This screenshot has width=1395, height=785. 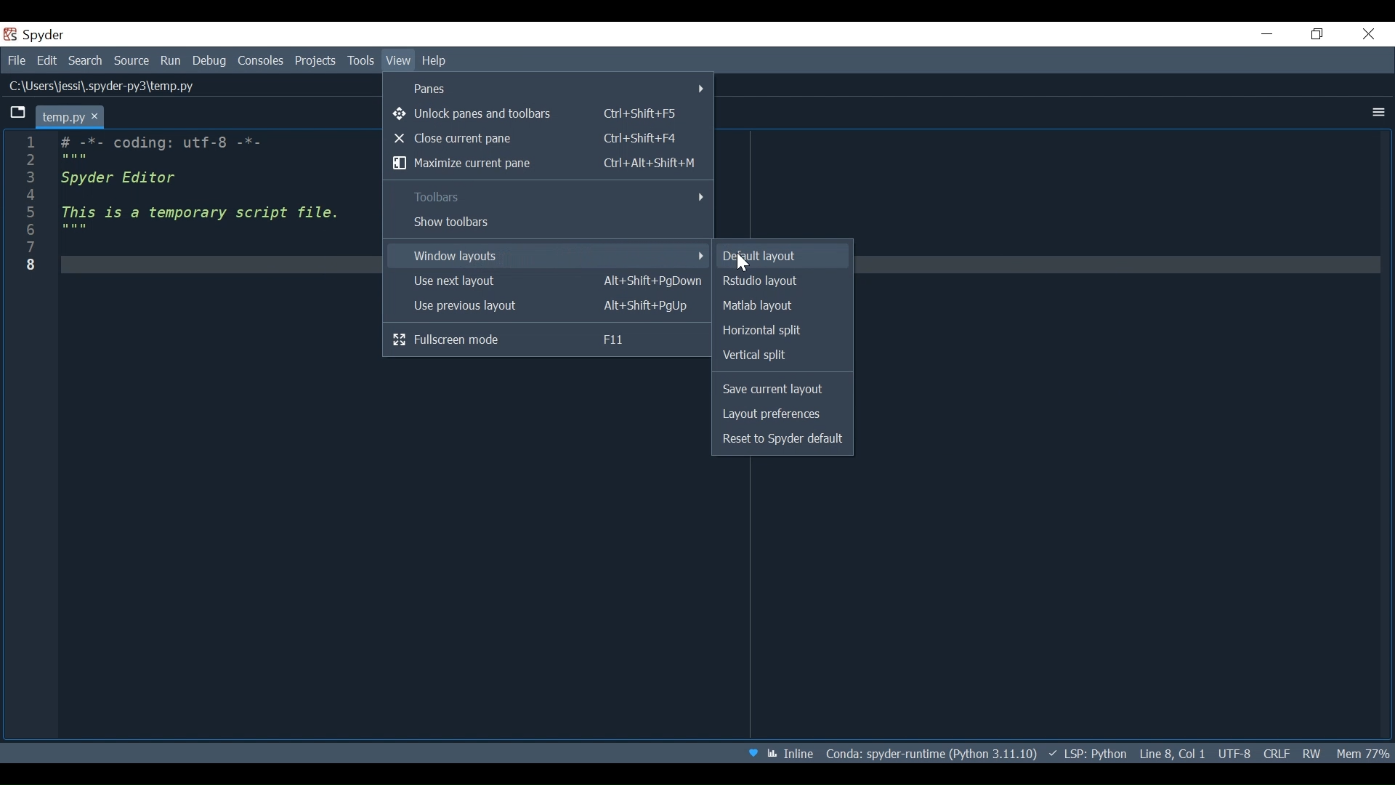 I want to click on RStudio layout, so click(x=782, y=281).